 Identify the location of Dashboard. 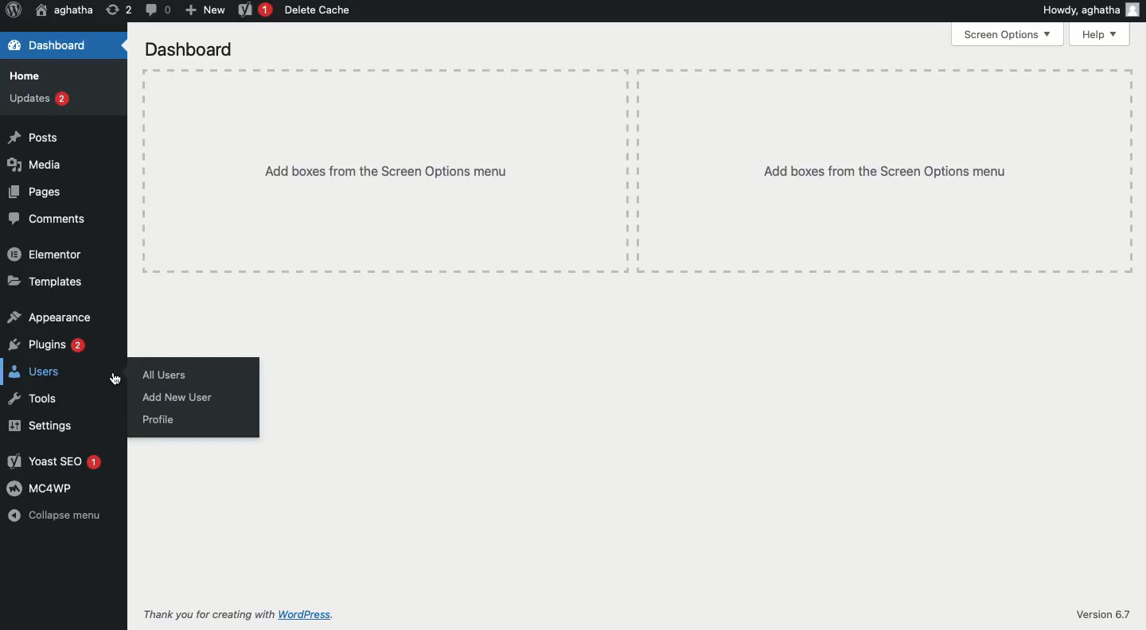
(54, 46).